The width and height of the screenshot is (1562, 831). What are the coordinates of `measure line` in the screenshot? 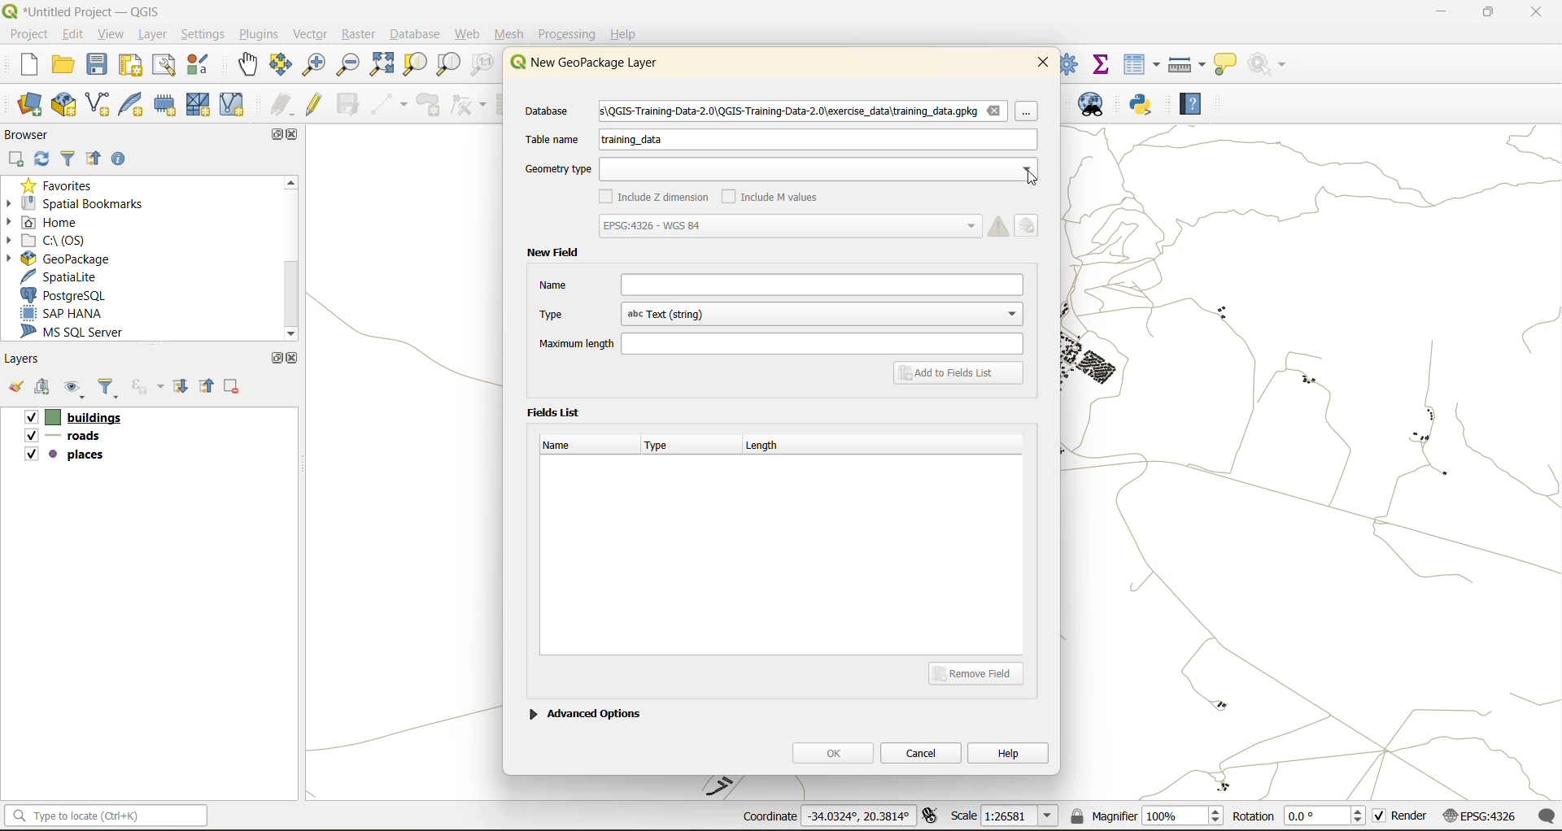 It's located at (1189, 64).